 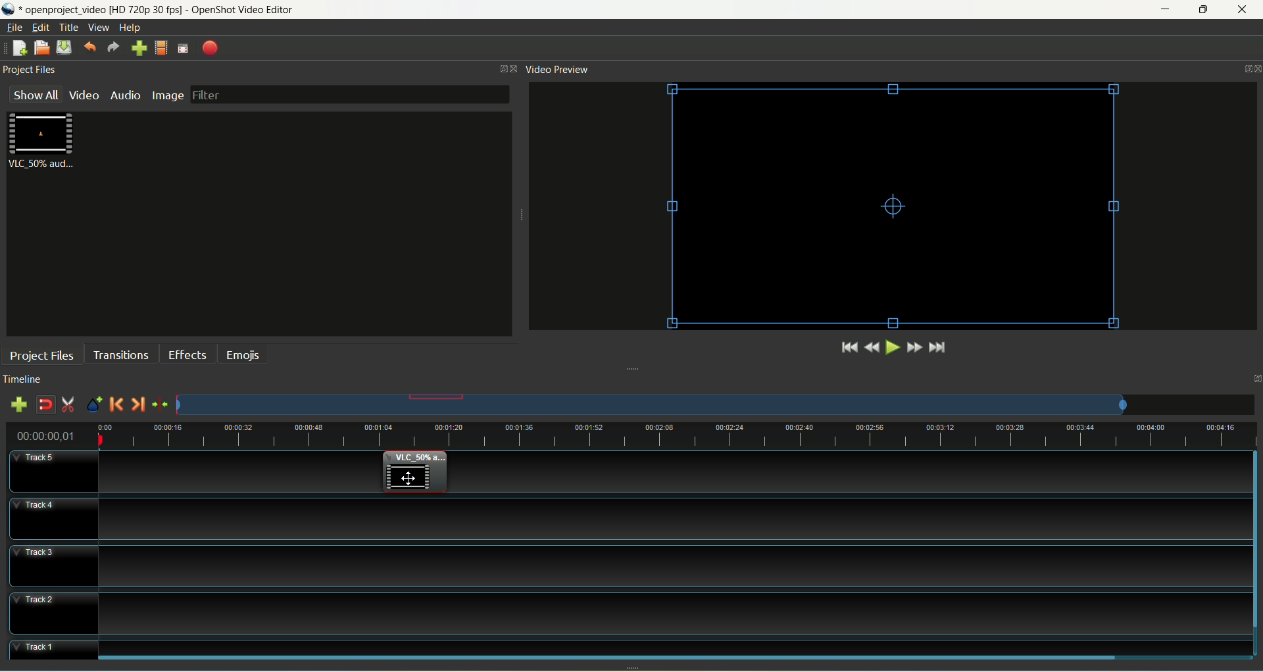 What do you see at coordinates (55, 471) in the screenshot?
I see `track5` at bounding box center [55, 471].